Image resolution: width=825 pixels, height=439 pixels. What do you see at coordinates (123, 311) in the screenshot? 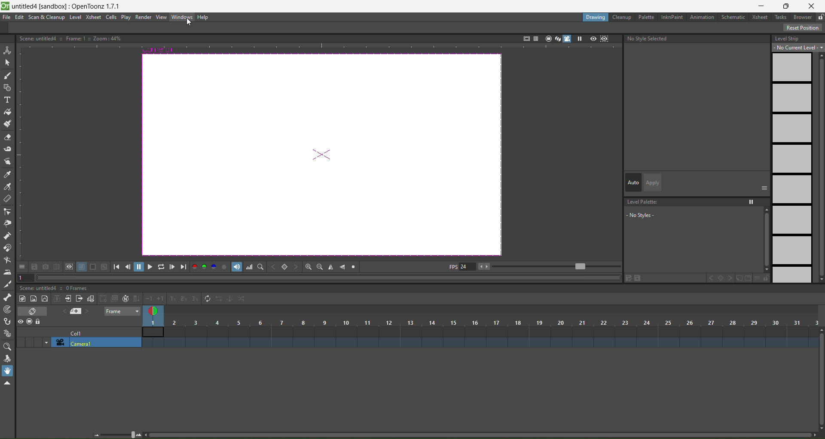
I see `frame` at bounding box center [123, 311].